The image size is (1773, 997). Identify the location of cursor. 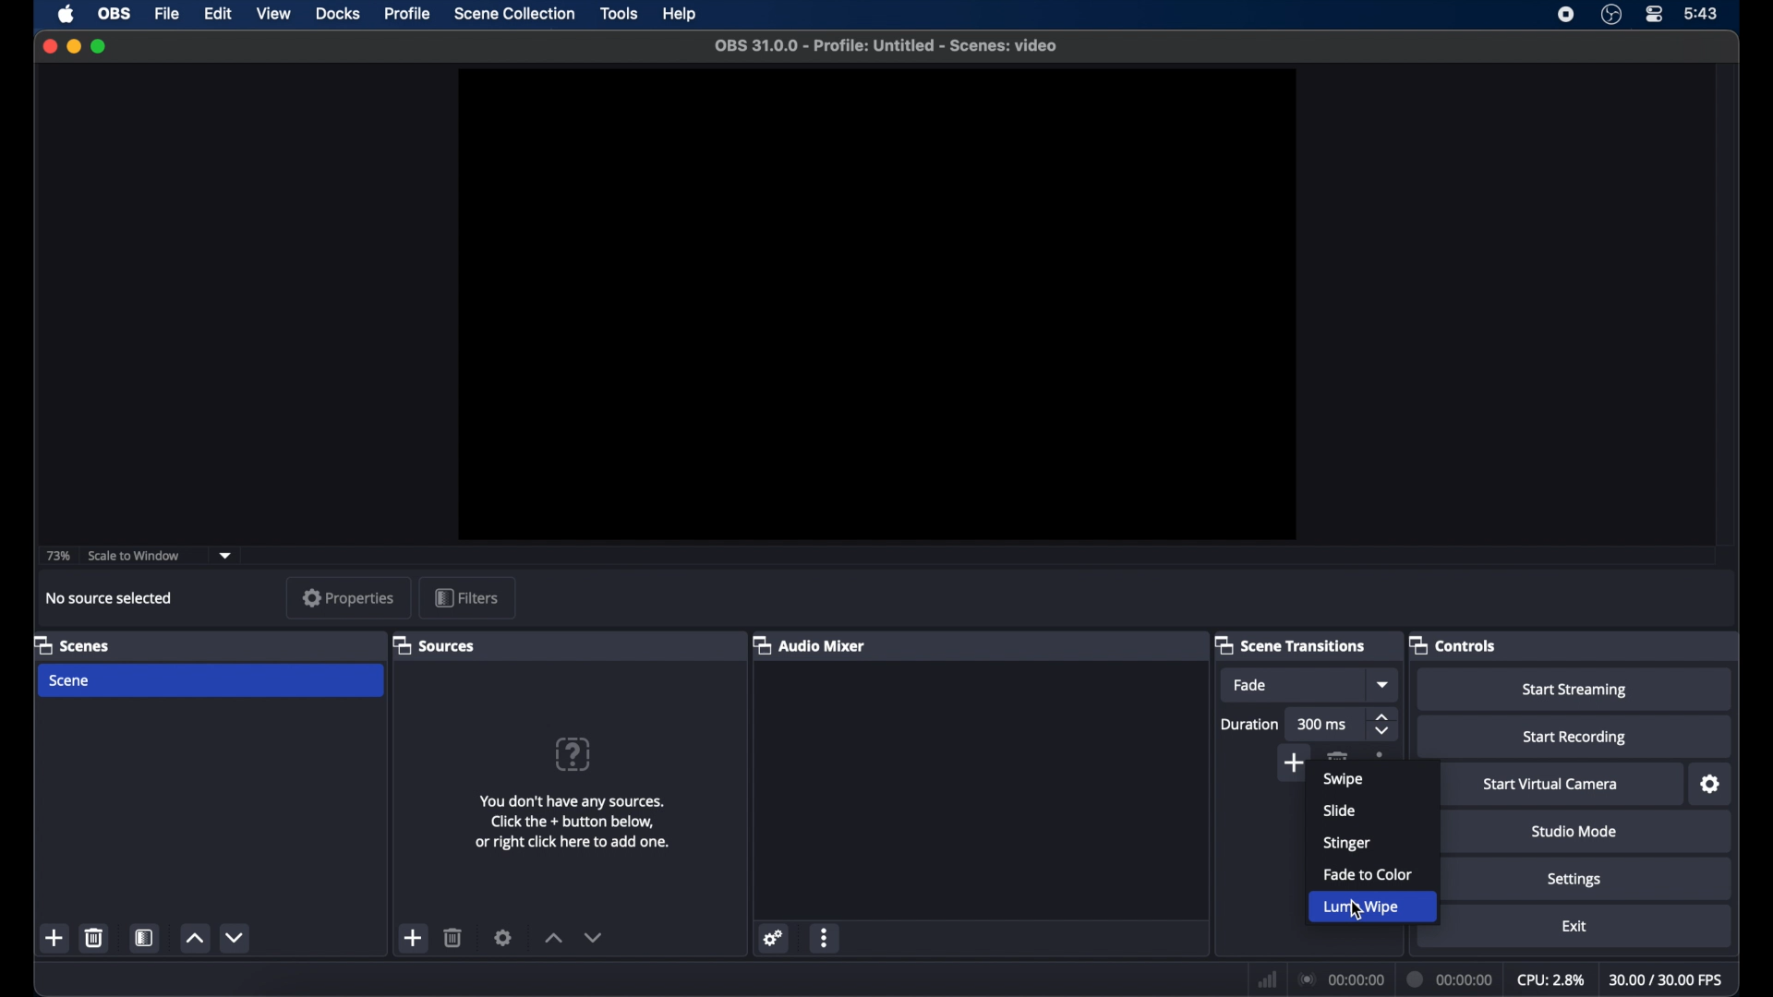
(1354, 908).